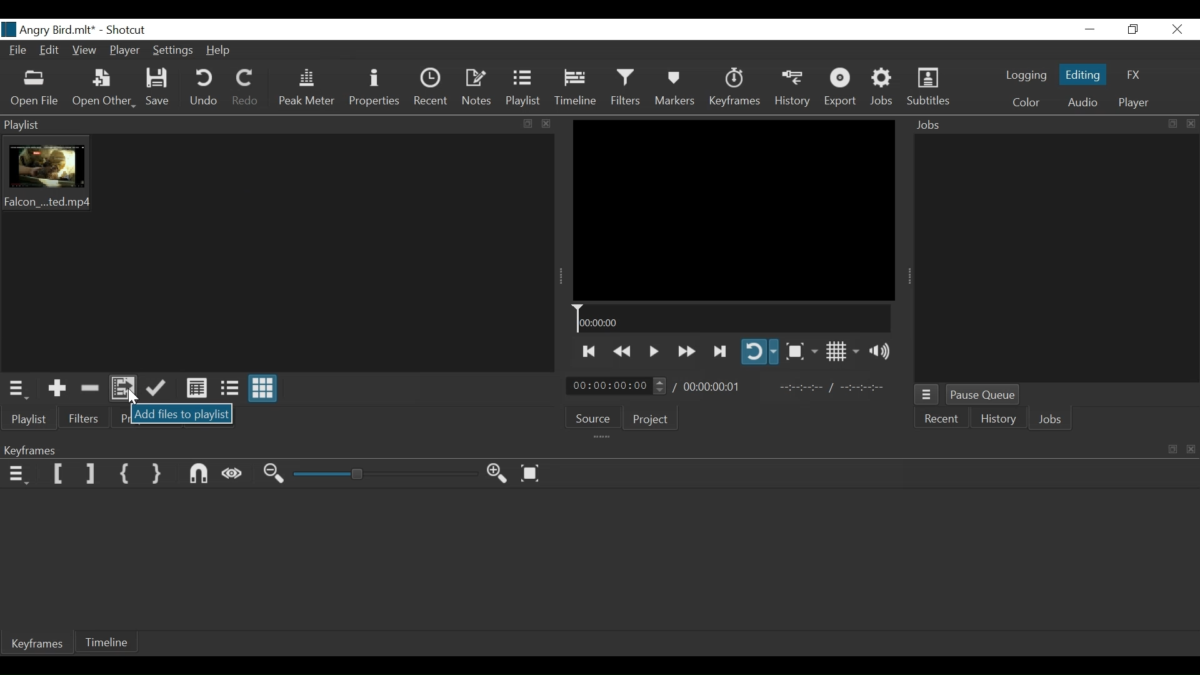  What do you see at coordinates (982, 394) in the screenshot?
I see `Pause Queue` at bounding box center [982, 394].